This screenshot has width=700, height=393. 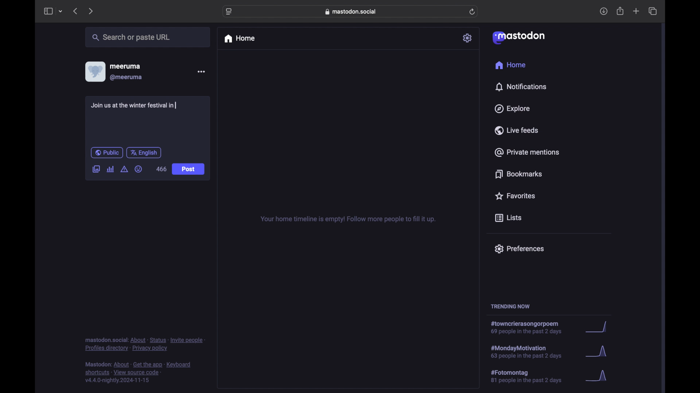 What do you see at coordinates (110, 169) in the screenshot?
I see `add  poll` at bounding box center [110, 169].